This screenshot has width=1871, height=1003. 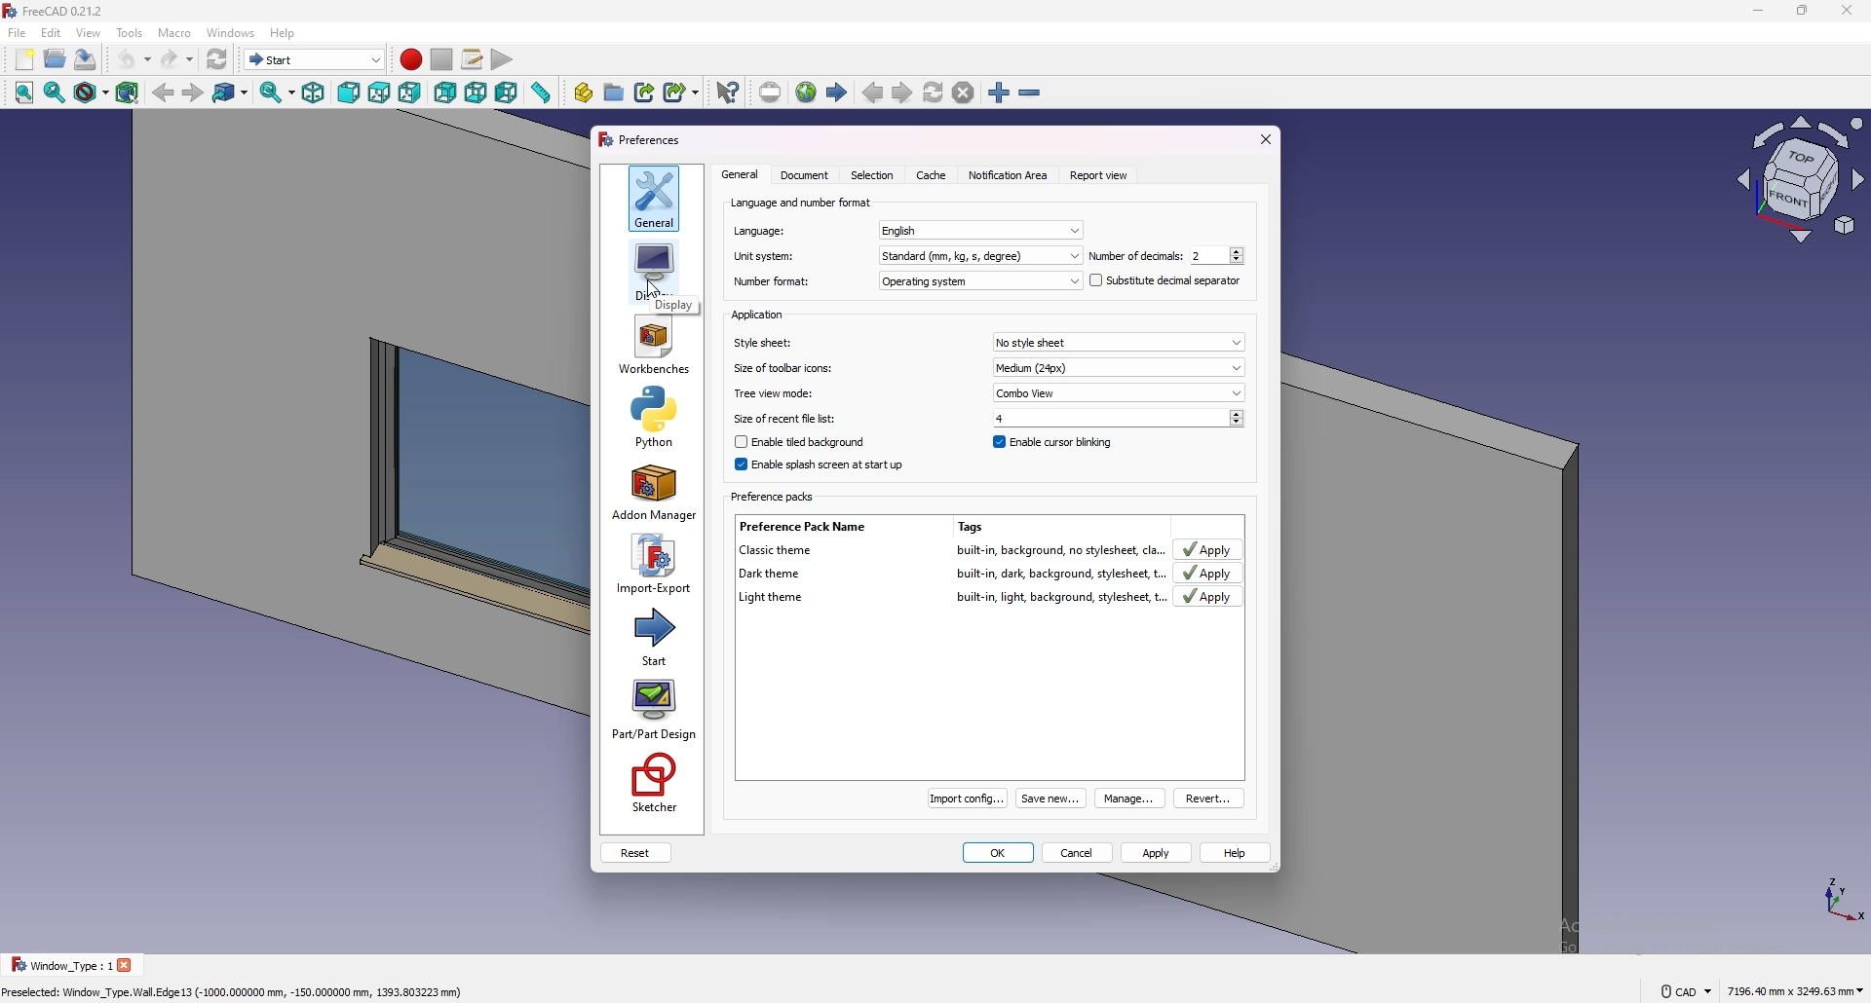 I want to click on make link, so click(x=646, y=91).